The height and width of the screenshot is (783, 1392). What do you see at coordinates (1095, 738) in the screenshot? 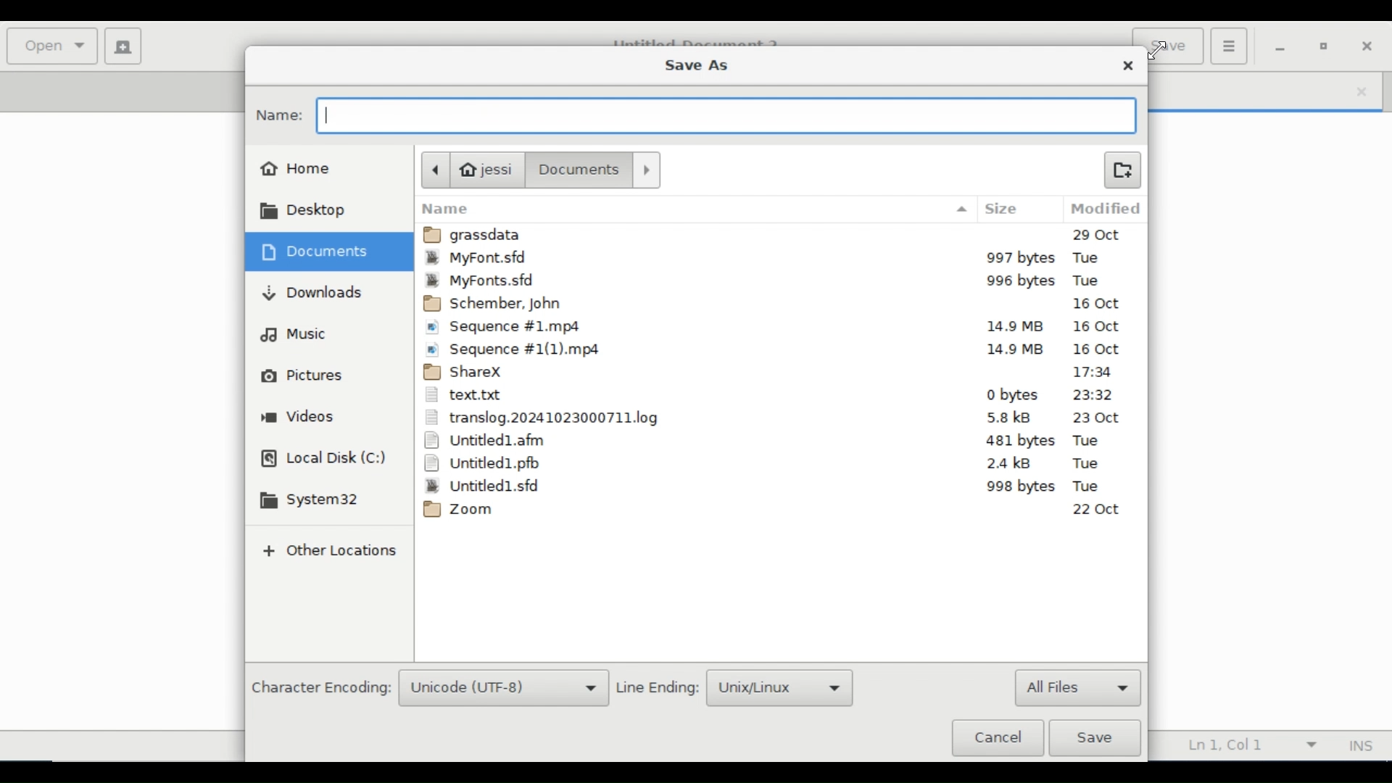
I see `Save` at bounding box center [1095, 738].